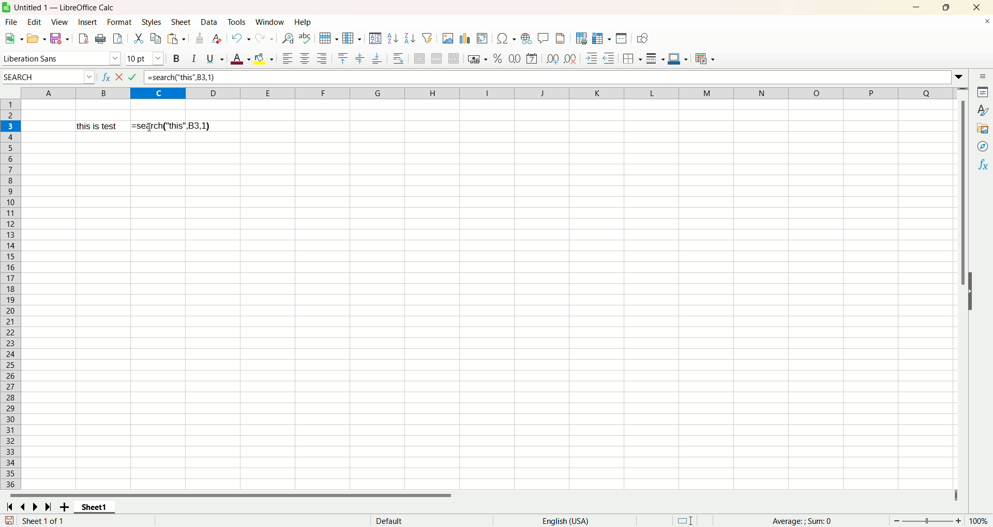 The width and height of the screenshot is (993, 527). What do you see at coordinates (983, 110) in the screenshot?
I see `styles` at bounding box center [983, 110].